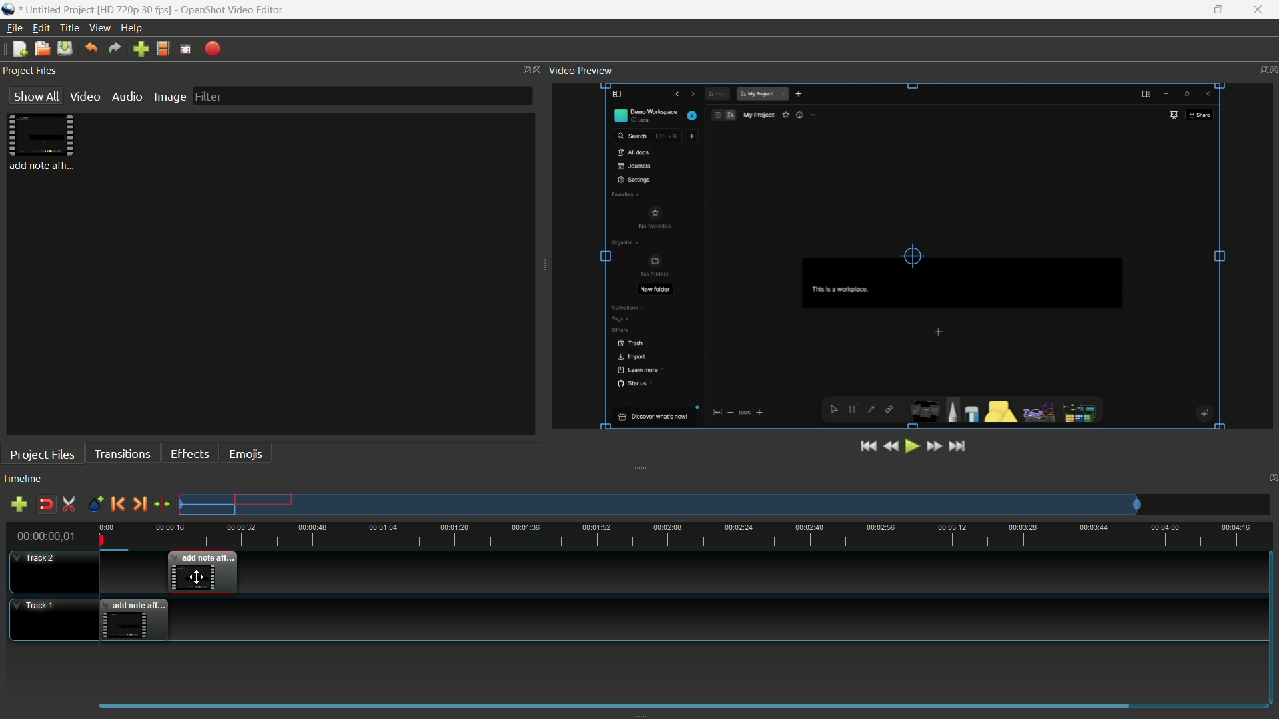 The height and width of the screenshot is (719, 1279). I want to click on fullscreen, so click(186, 49).